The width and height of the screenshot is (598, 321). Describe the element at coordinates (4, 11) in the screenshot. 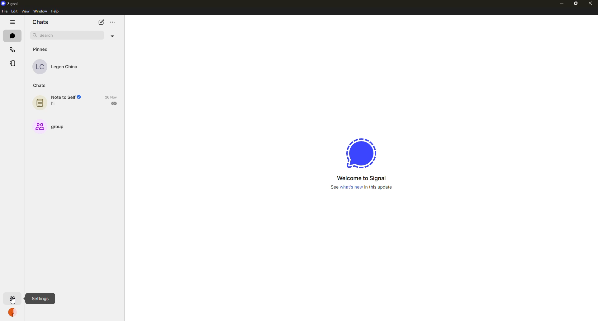

I see `file` at that location.